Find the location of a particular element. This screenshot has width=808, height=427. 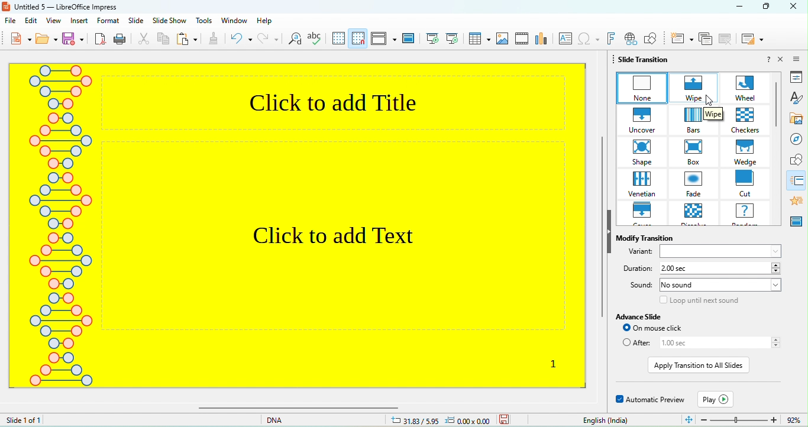

random is located at coordinates (748, 213).